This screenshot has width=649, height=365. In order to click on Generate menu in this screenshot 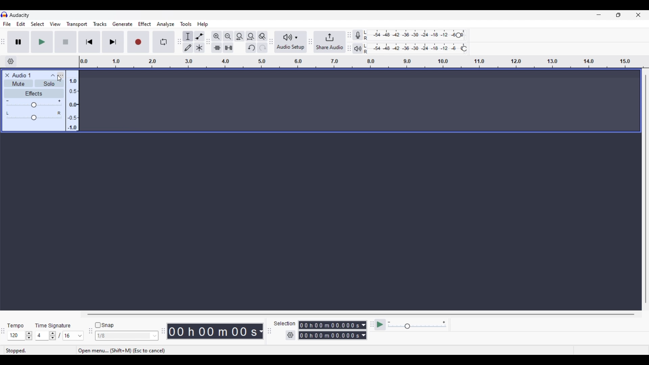, I will do `click(122, 24)`.